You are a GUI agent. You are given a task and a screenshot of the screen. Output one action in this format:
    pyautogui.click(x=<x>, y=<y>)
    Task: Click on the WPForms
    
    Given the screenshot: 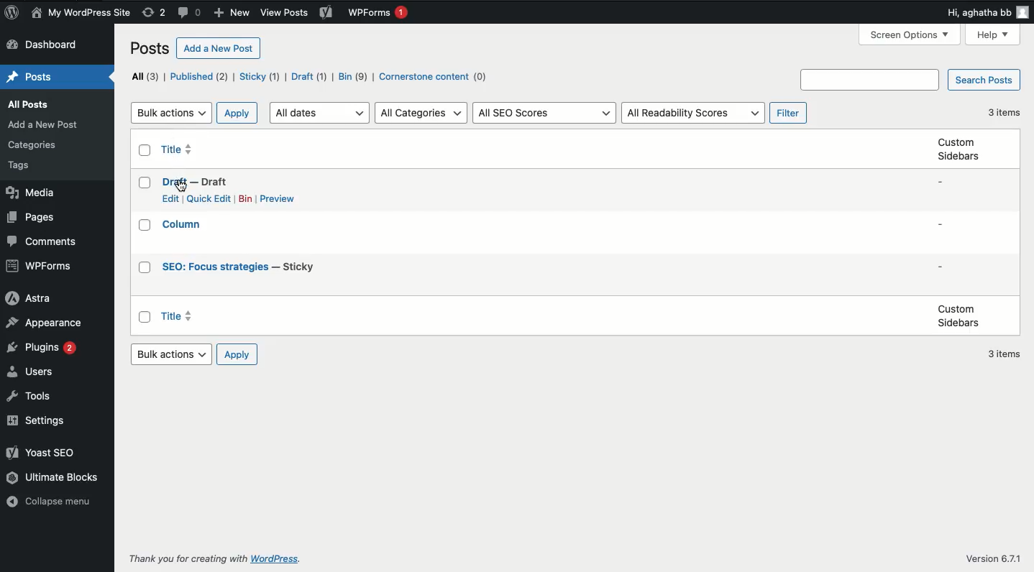 What is the action you would take?
    pyautogui.click(x=380, y=12)
    